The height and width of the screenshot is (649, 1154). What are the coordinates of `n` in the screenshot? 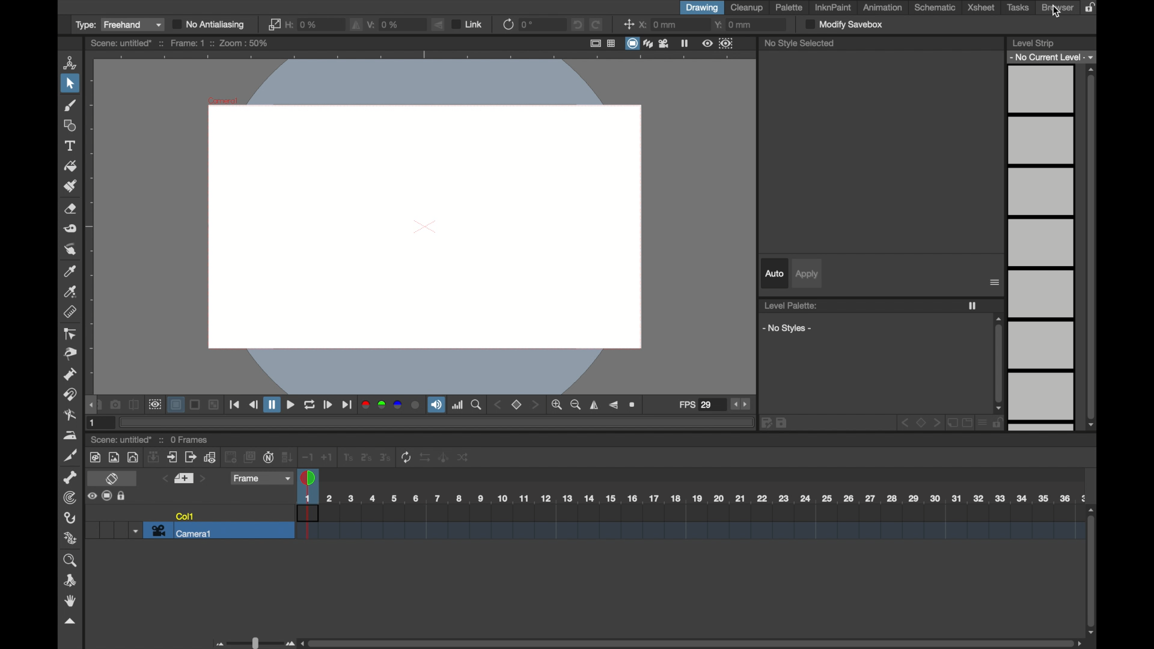 It's located at (267, 456).